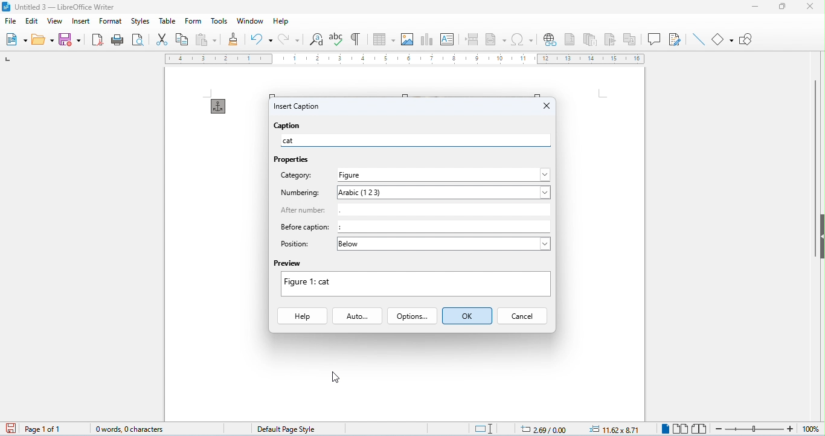  What do you see at coordinates (234, 39) in the screenshot?
I see `clone` at bounding box center [234, 39].